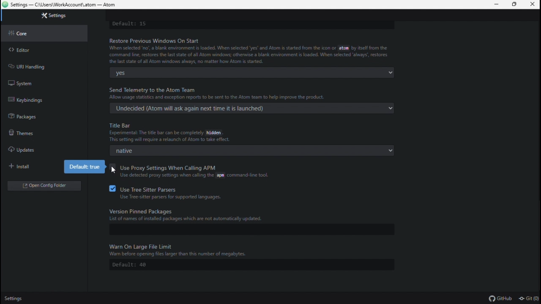 The width and height of the screenshot is (541, 304). I want to click on Core settings, so click(43, 33).